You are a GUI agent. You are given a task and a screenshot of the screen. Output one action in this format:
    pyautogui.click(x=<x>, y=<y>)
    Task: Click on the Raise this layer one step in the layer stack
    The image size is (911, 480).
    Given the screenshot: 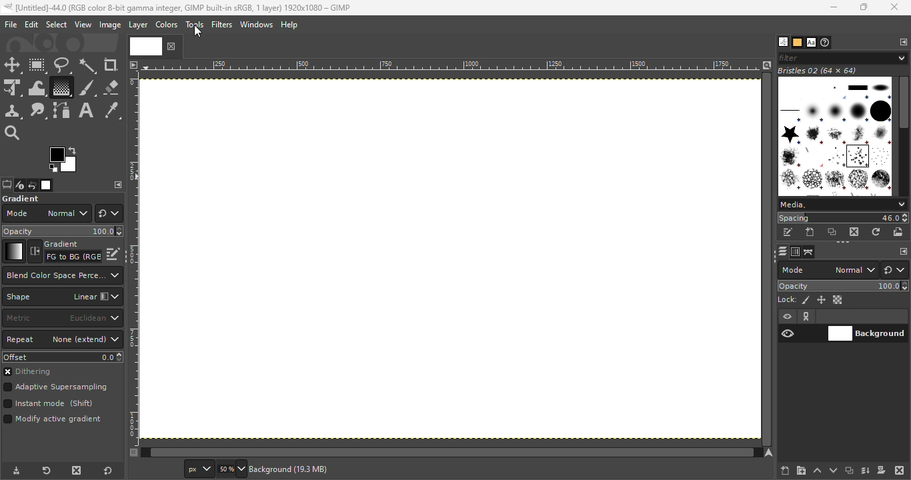 What is the action you would take?
    pyautogui.click(x=818, y=471)
    